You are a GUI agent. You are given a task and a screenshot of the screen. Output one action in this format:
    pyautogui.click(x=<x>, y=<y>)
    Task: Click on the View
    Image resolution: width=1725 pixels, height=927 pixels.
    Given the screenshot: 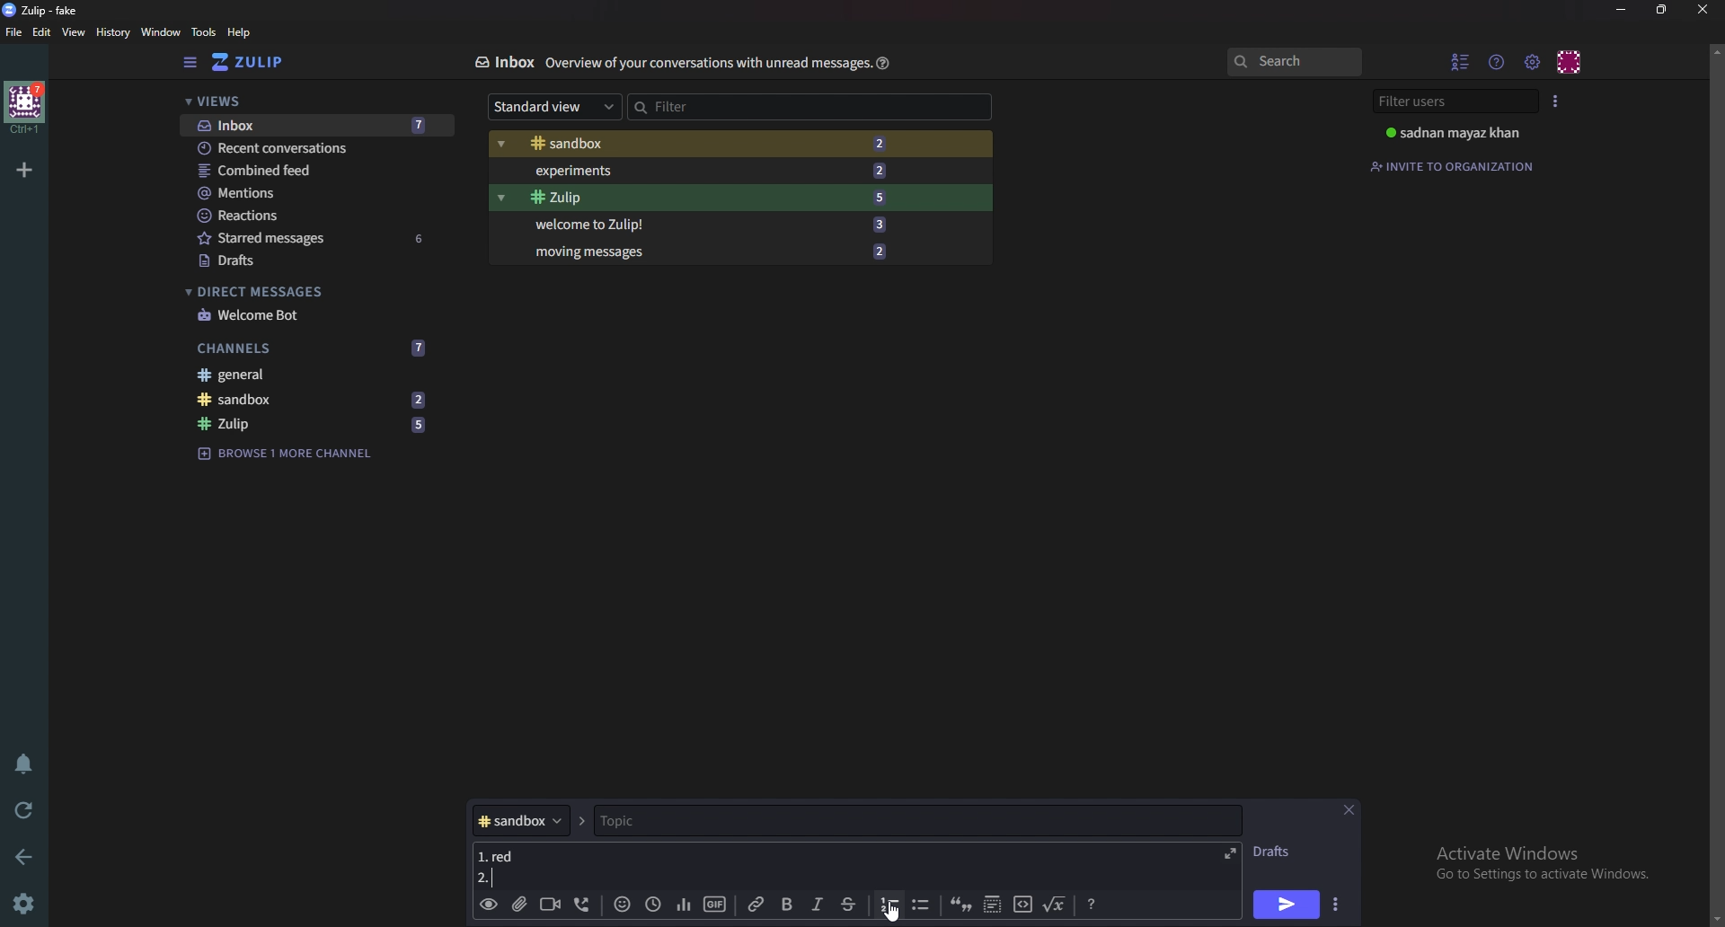 What is the action you would take?
    pyautogui.click(x=75, y=33)
    